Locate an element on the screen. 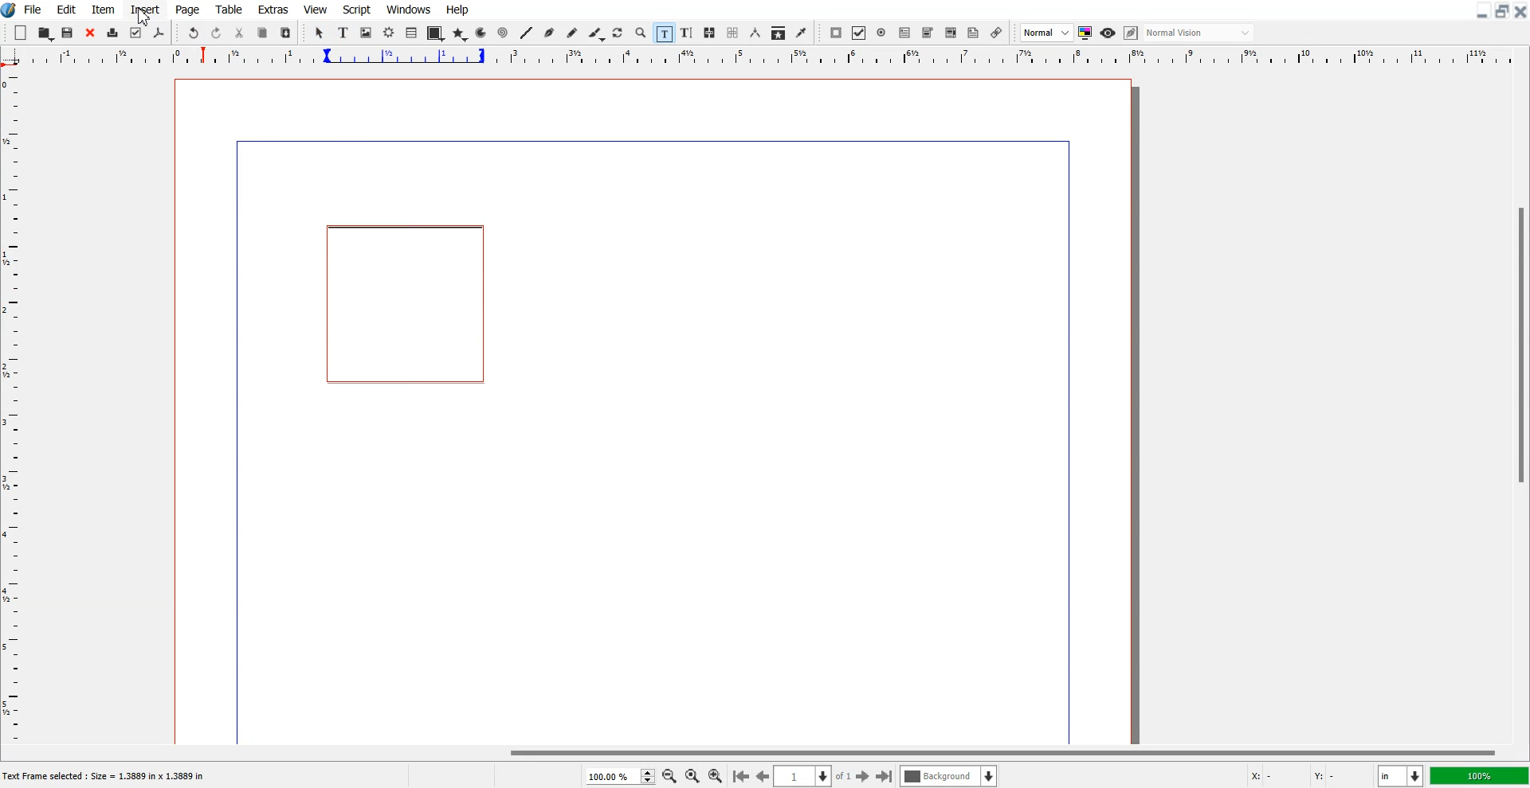  Insert is located at coordinates (144, 10).